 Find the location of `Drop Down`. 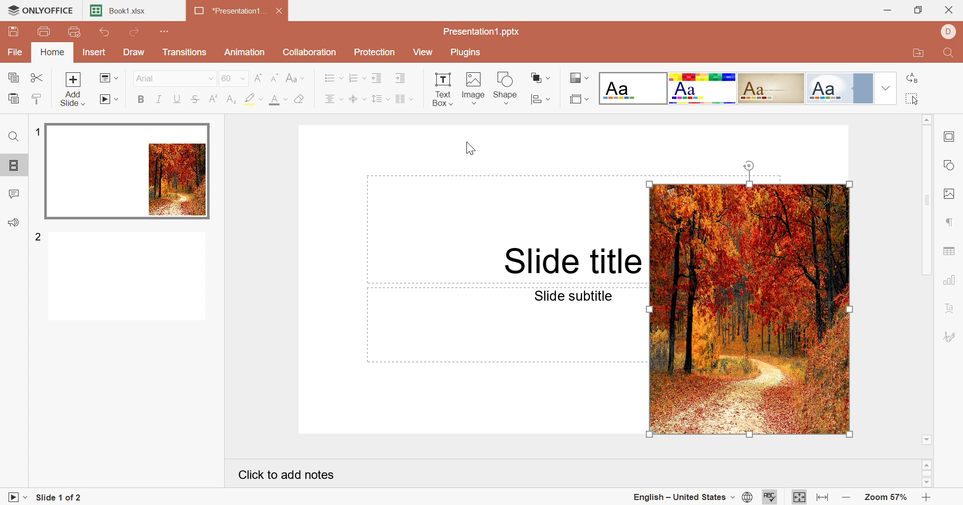

Drop Down is located at coordinates (886, 88).